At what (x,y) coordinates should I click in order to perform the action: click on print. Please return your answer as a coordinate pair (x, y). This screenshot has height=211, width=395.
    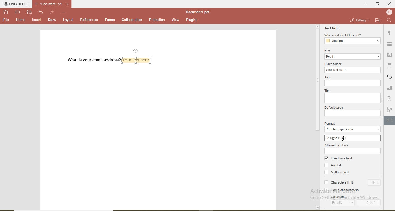
    Looking at the image, I should click on (17, 12).